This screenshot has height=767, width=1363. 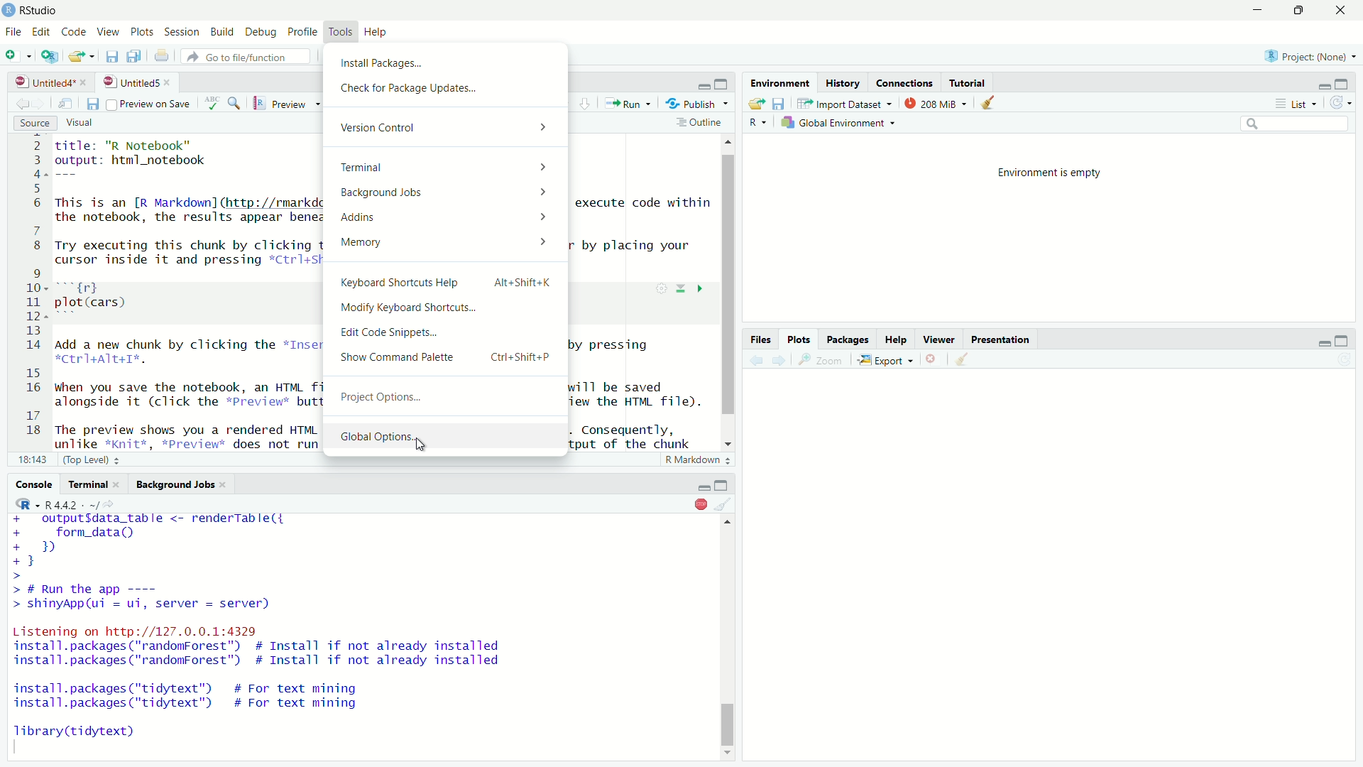 What do you see at coordinates (50, 55) in the screenshot?
I see `Create a project` at bounding box center [50, 55].